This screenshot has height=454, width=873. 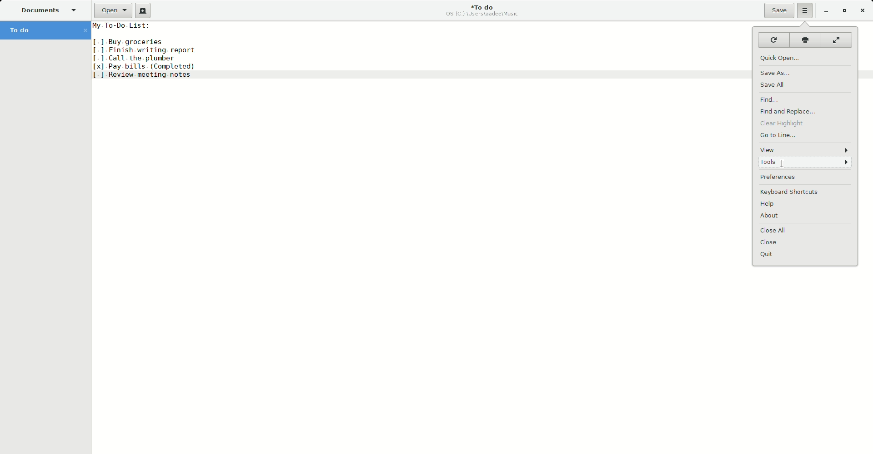 What do you see at coordinates (148, 52) in the screenshot?
I see `To do list` at bounding box center [148, 52].